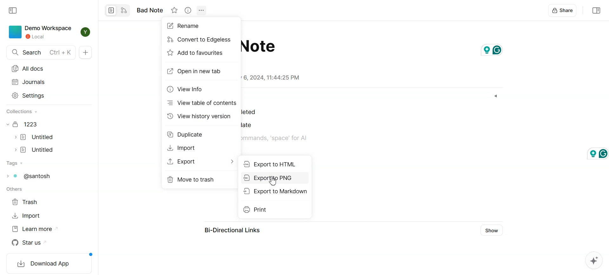  Describe the element at coordinates (23, 124) in the screenshot. I see `Document` at that location.